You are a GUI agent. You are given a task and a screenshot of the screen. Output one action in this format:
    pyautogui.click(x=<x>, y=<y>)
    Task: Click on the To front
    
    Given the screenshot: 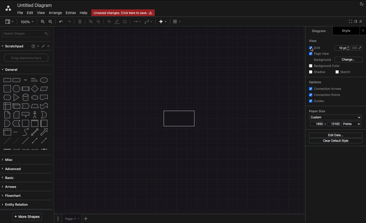 What is the action you would take?
    pyautogui.click(x=90, y=22)
    